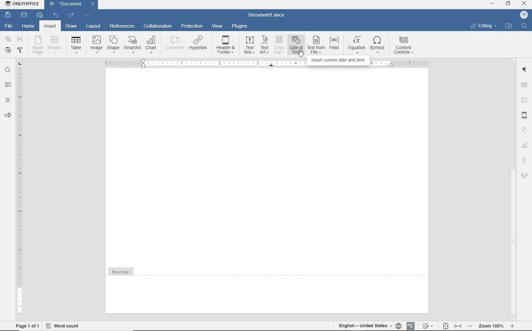 This screenshot has width=532, height=331. I want to click on customize quick access toolbar, so click(87, 15).